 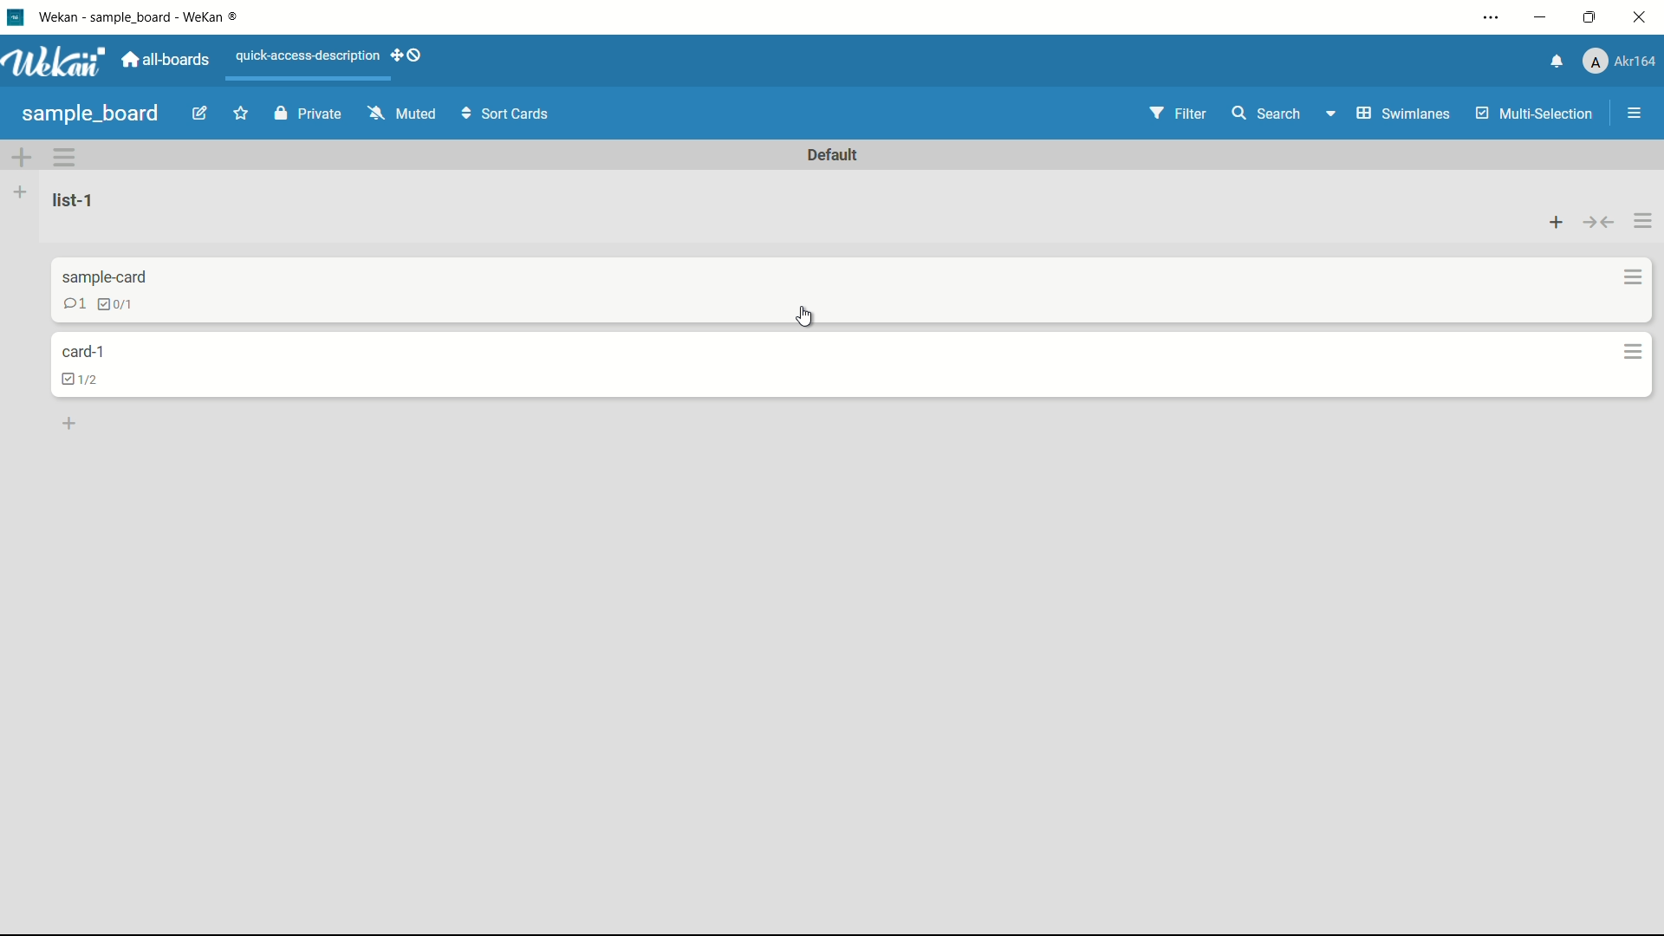 I want to click on multi-selection, so click(x=1535, y=114).